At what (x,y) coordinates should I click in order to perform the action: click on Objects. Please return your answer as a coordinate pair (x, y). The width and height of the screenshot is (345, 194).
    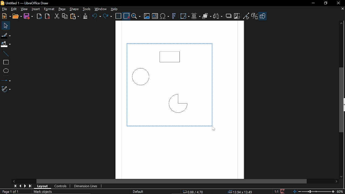
    Looking at the image, I should click on (206, 16).